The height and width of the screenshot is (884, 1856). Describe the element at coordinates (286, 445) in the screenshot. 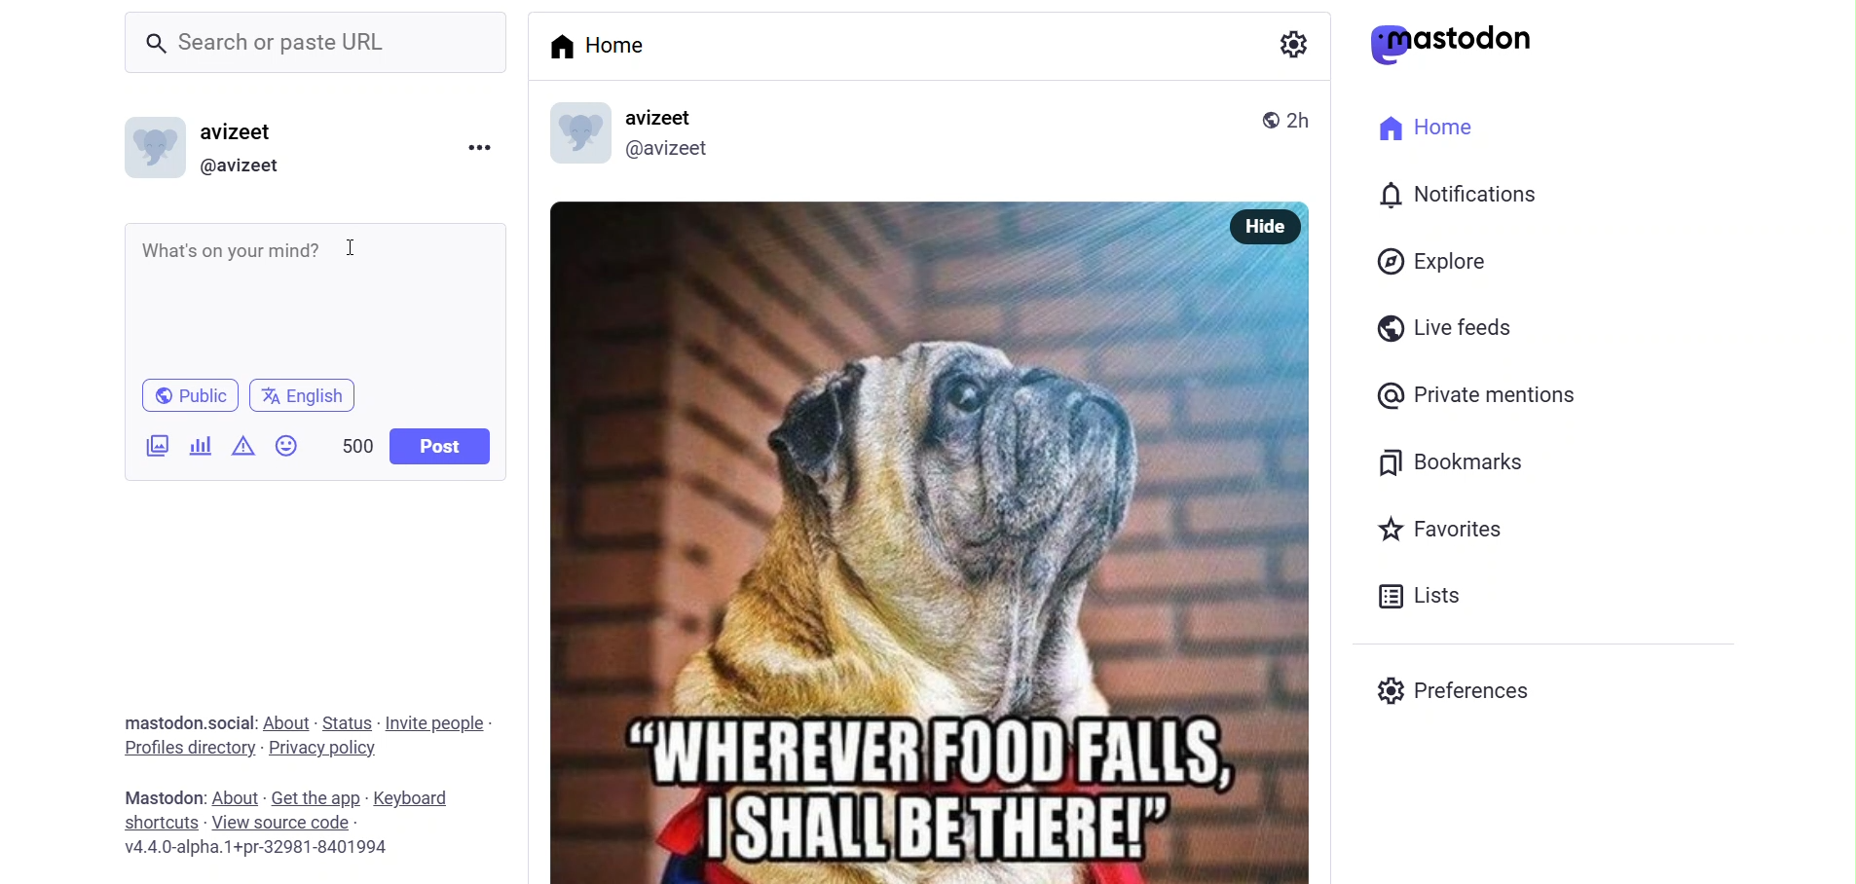

I see `emoji` at that location.